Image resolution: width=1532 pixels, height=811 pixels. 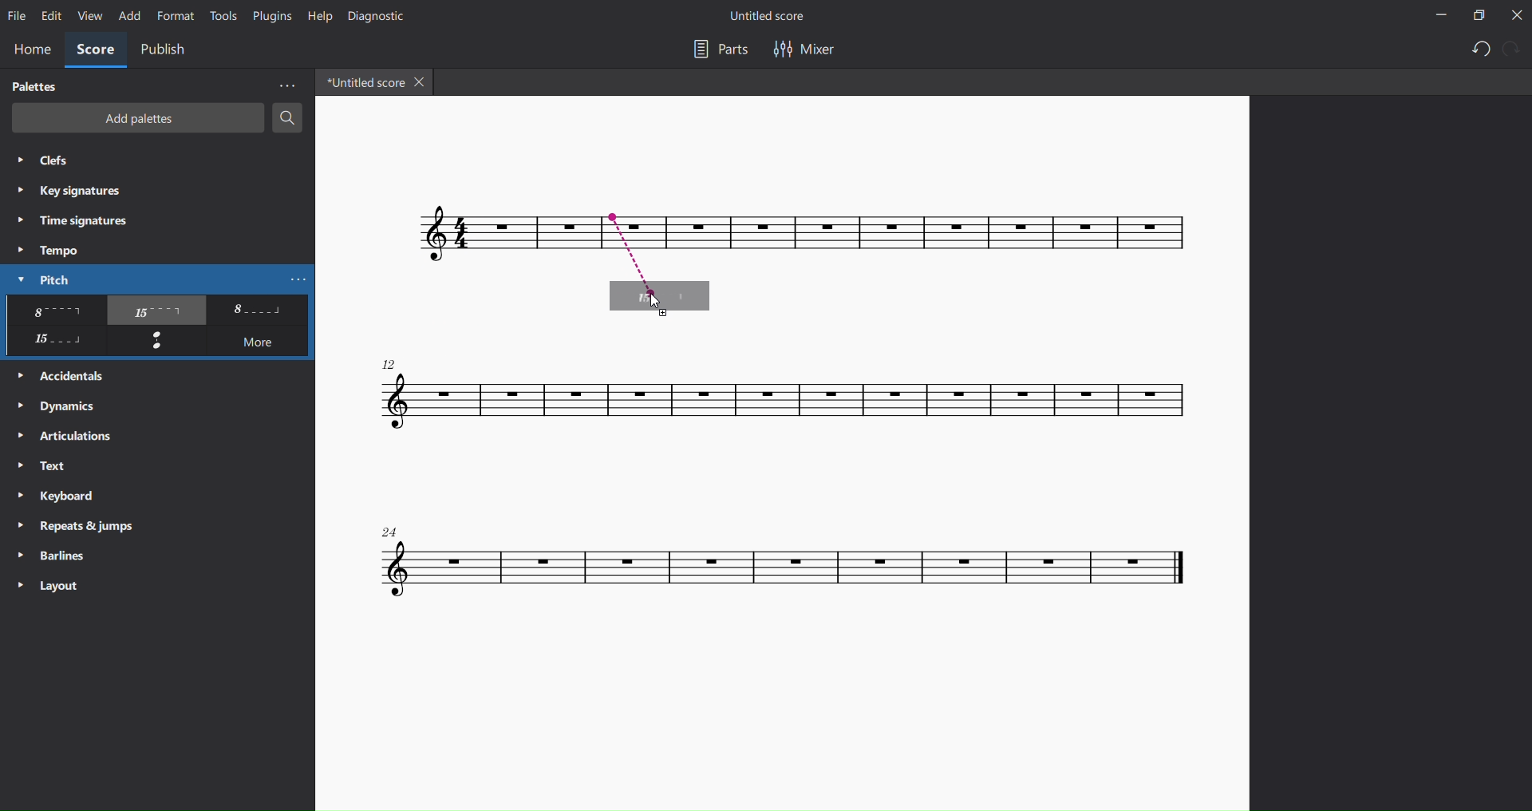 What do you see at coordinates (319, 17) in the screenshot?
I see `help` at bounding box center [319, 17].